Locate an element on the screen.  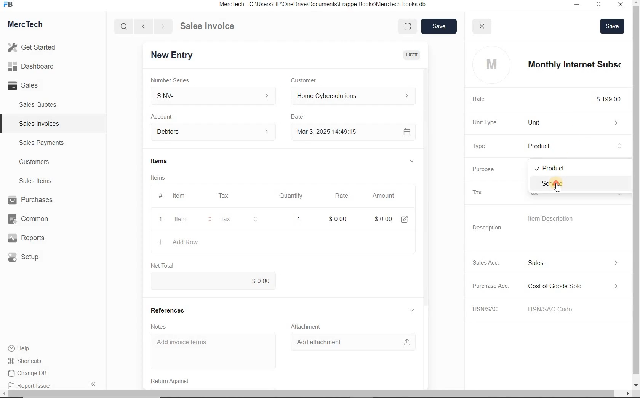
Notes is located at coordinates (165, 326).